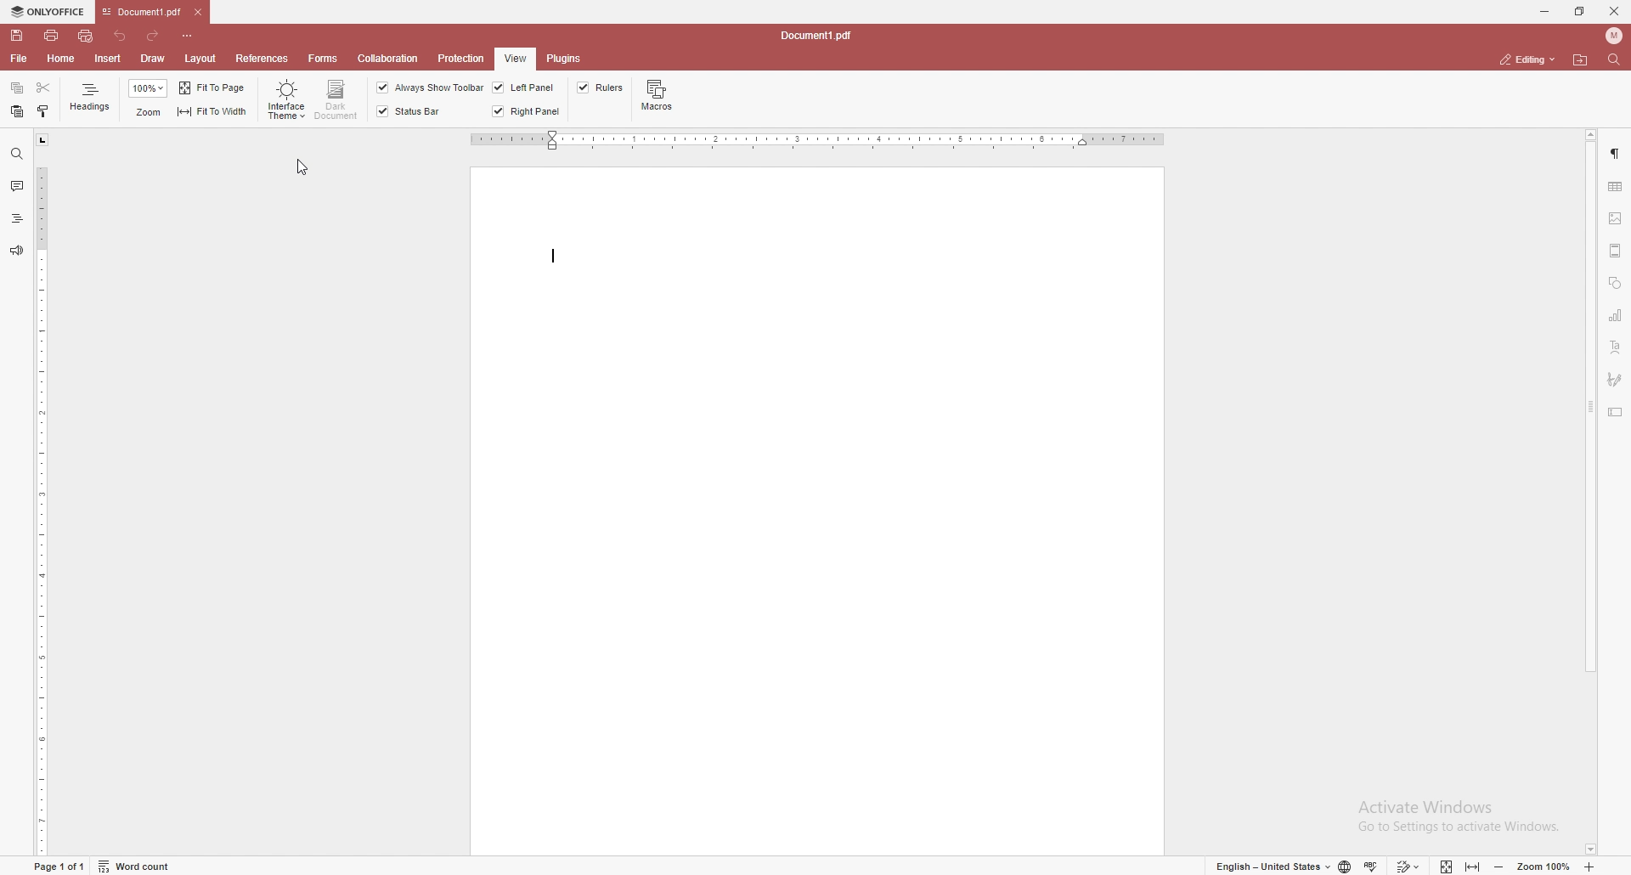 Image resolution: width=1631 pixels, height=875 pixels. Describe the element at coordinates (17, 88) in the screenshot. I see `copy` at that location.